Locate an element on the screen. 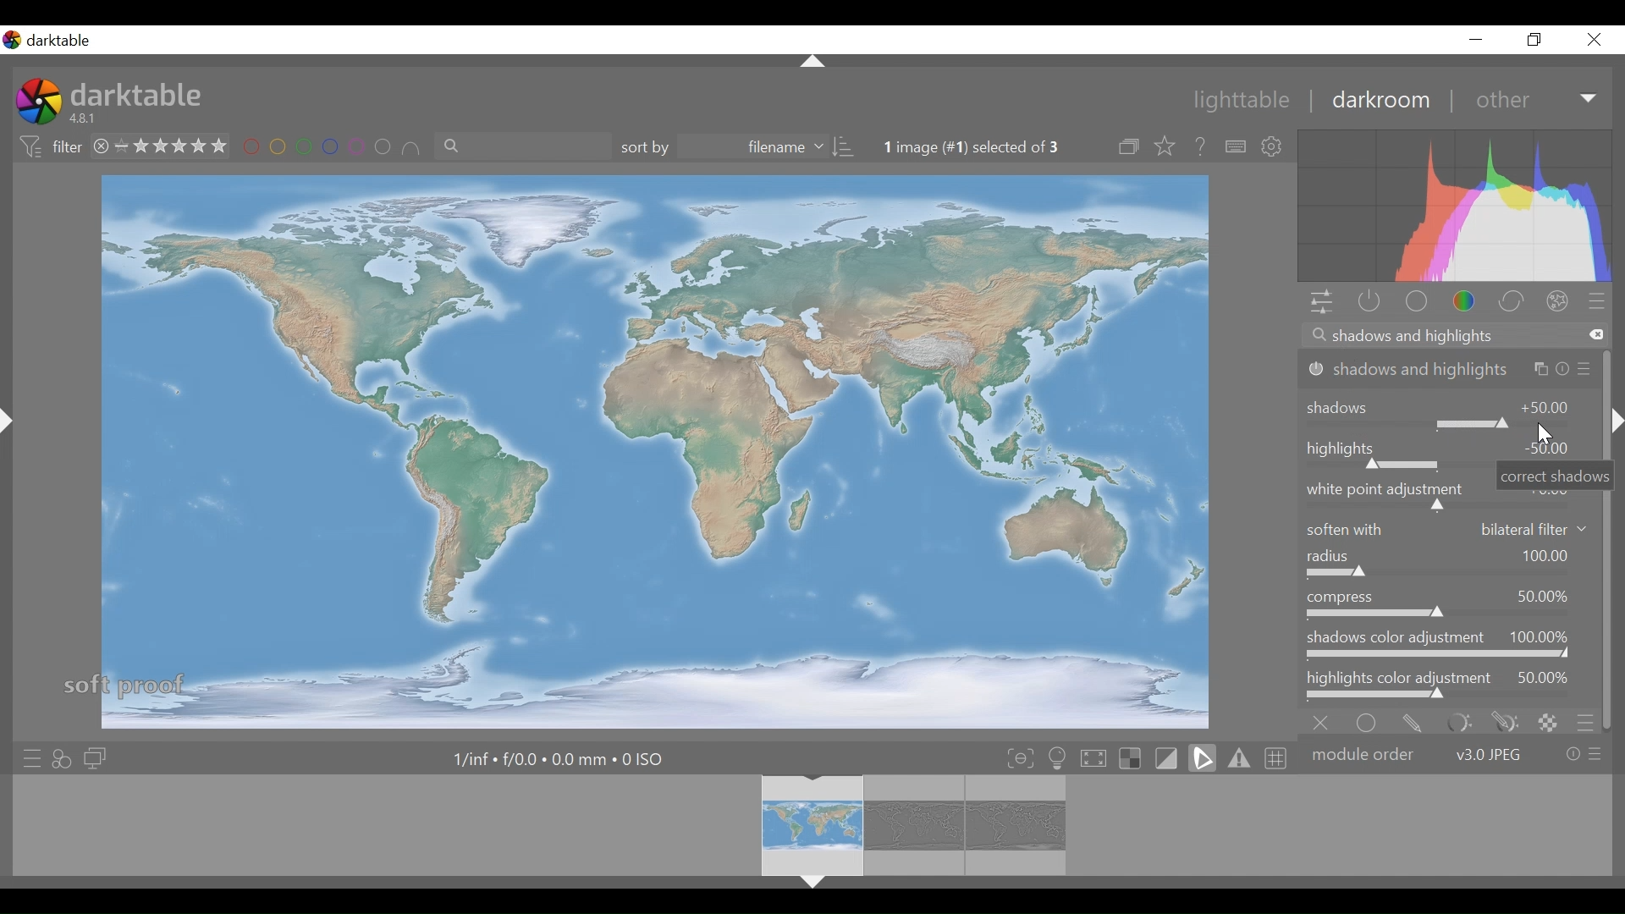  darkroom is located at coordinates (1382, 102).